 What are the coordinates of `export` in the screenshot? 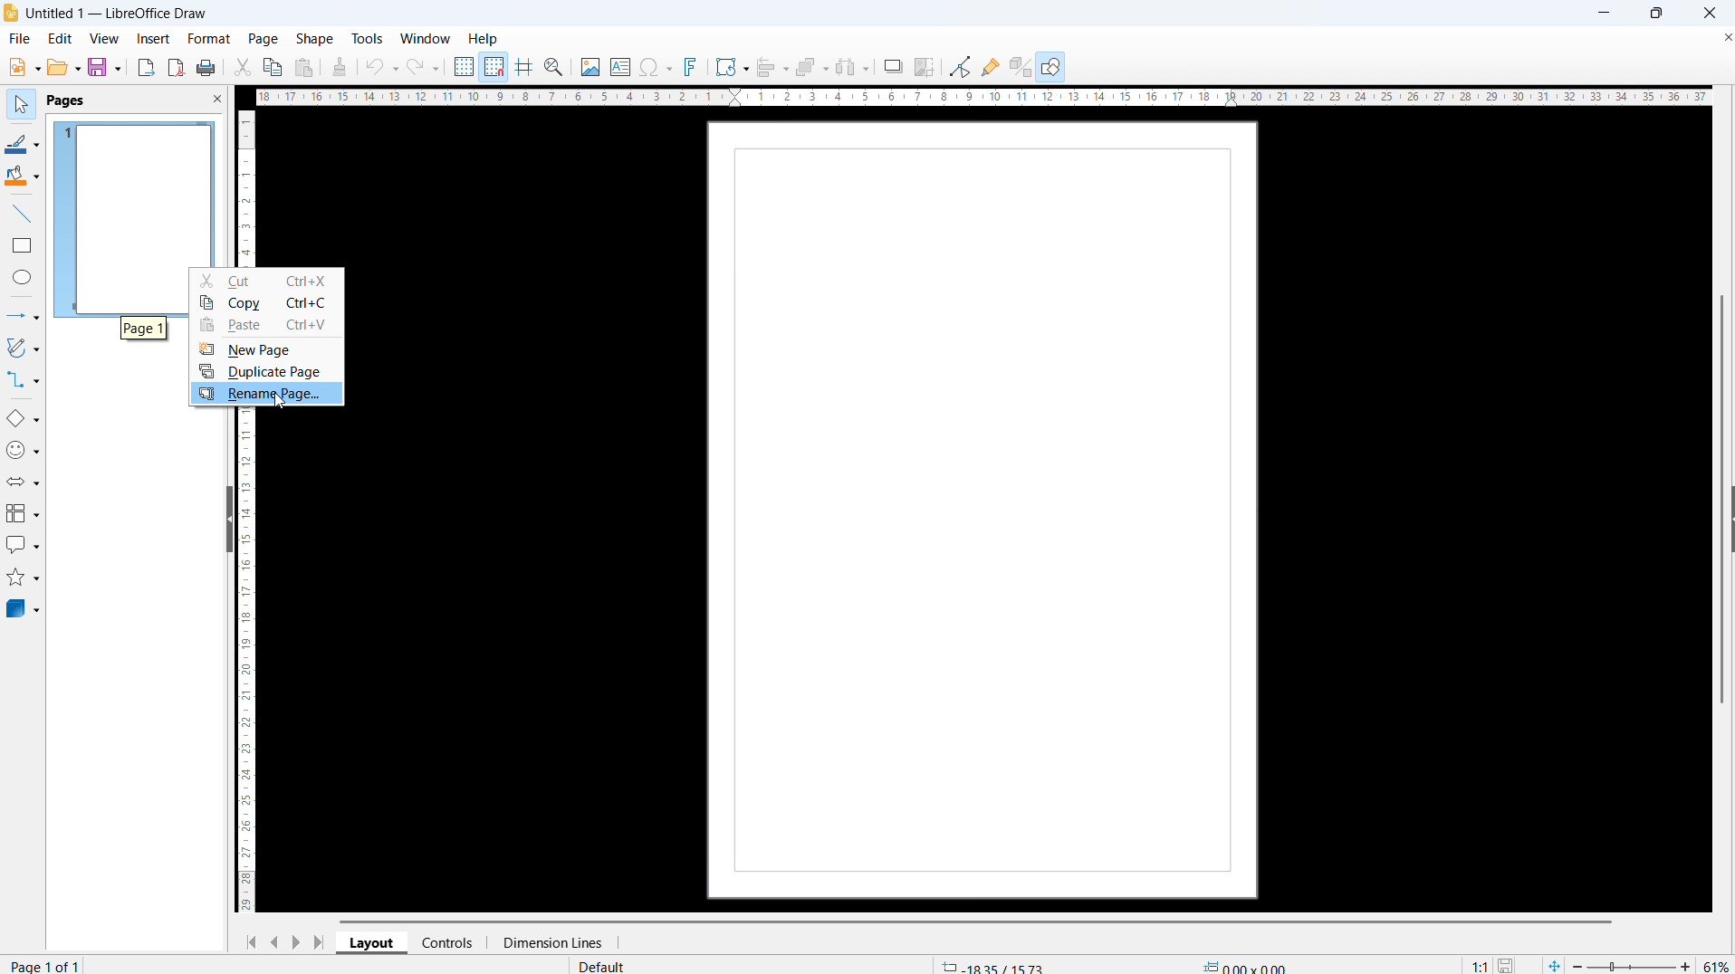 It's located at (147, 68).